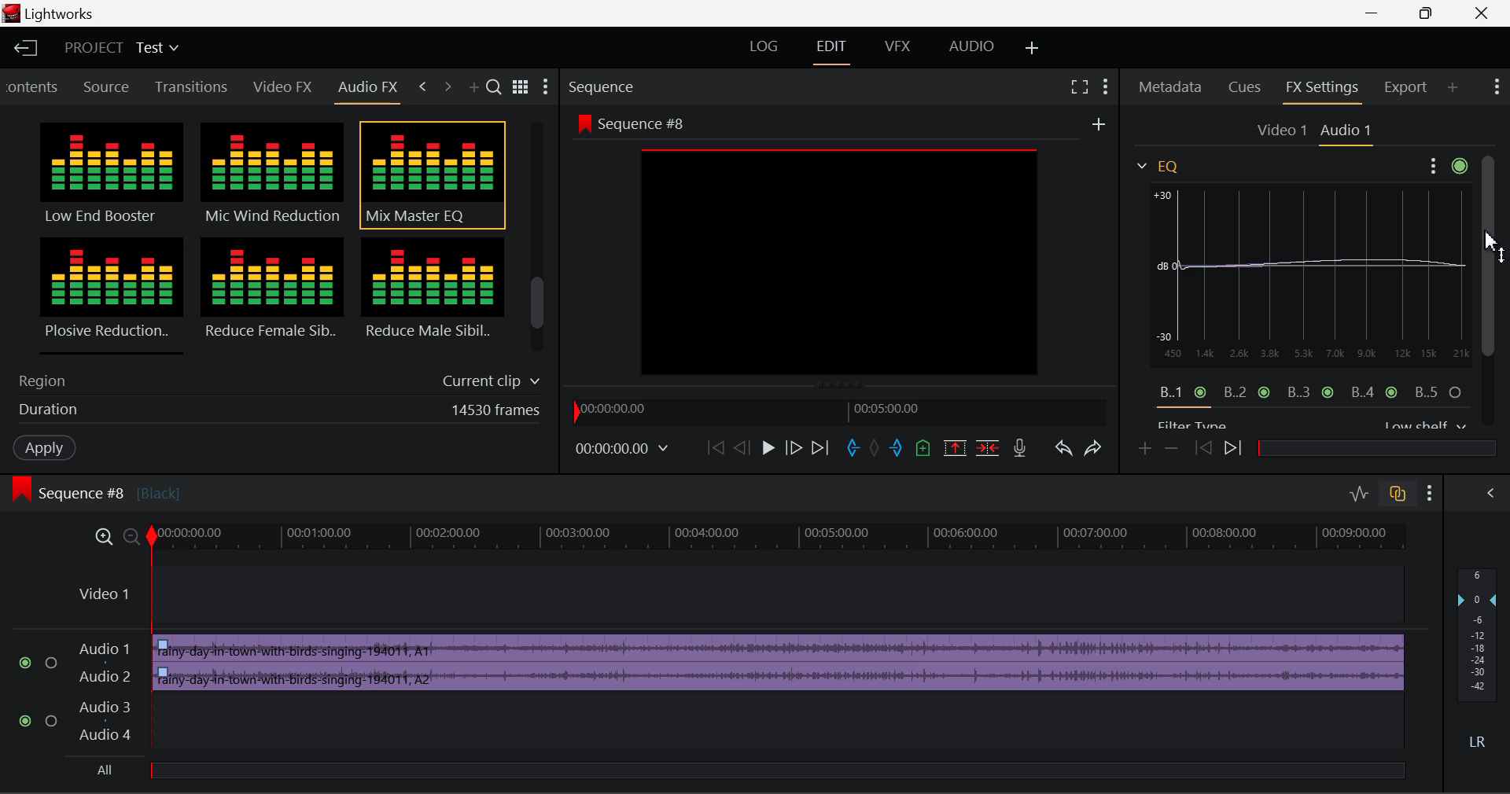 The height and width of the screenshot is (794, 1510). Describe the element at coordinates (1398, 494) in the screenshot. I see `Toggle Auto Track Sync` at that location.